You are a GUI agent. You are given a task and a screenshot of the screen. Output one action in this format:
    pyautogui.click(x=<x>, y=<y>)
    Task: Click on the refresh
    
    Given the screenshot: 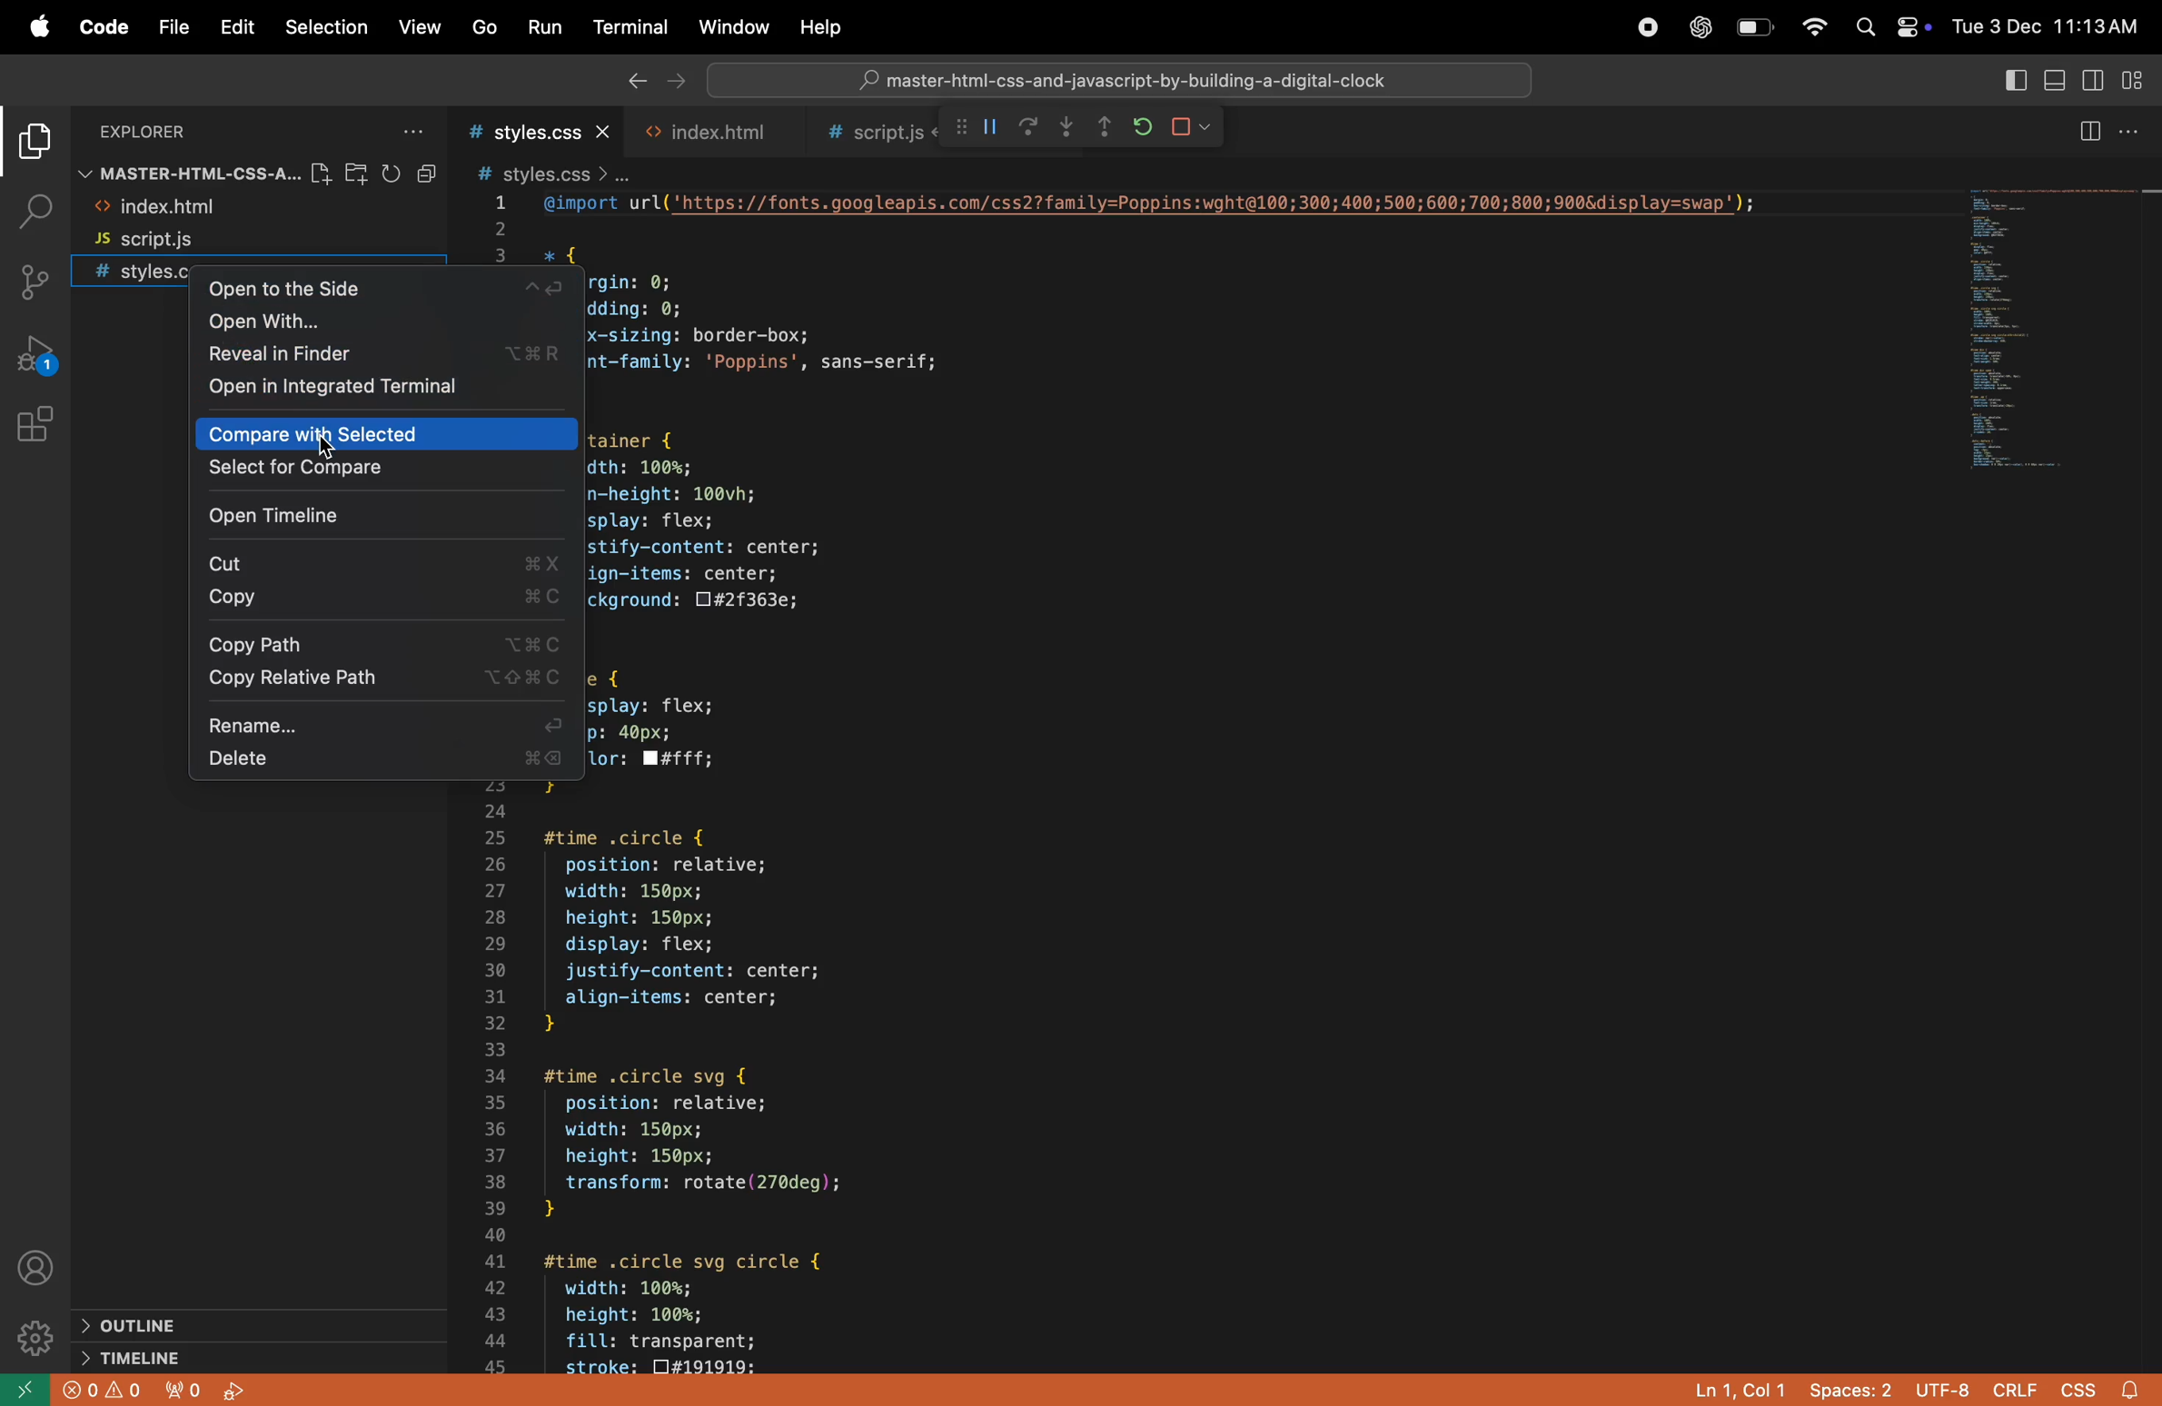 What is the action you would take?
    pyautogui.click(x=1136, y=127)
    